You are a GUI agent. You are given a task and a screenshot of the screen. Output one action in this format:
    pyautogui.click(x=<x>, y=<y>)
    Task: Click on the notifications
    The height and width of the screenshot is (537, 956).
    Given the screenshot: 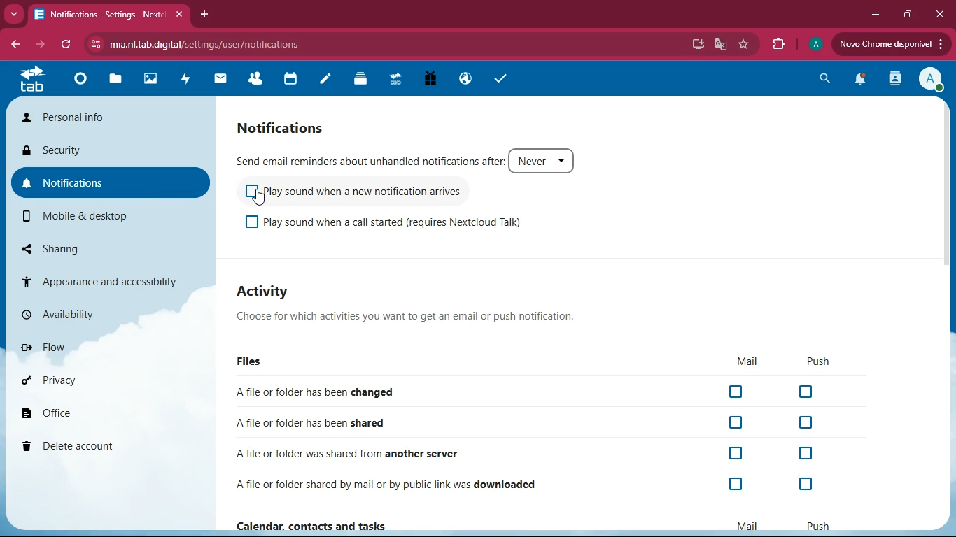 What is the action you would take?
    pyautogui.click(x=857, y=81)
    